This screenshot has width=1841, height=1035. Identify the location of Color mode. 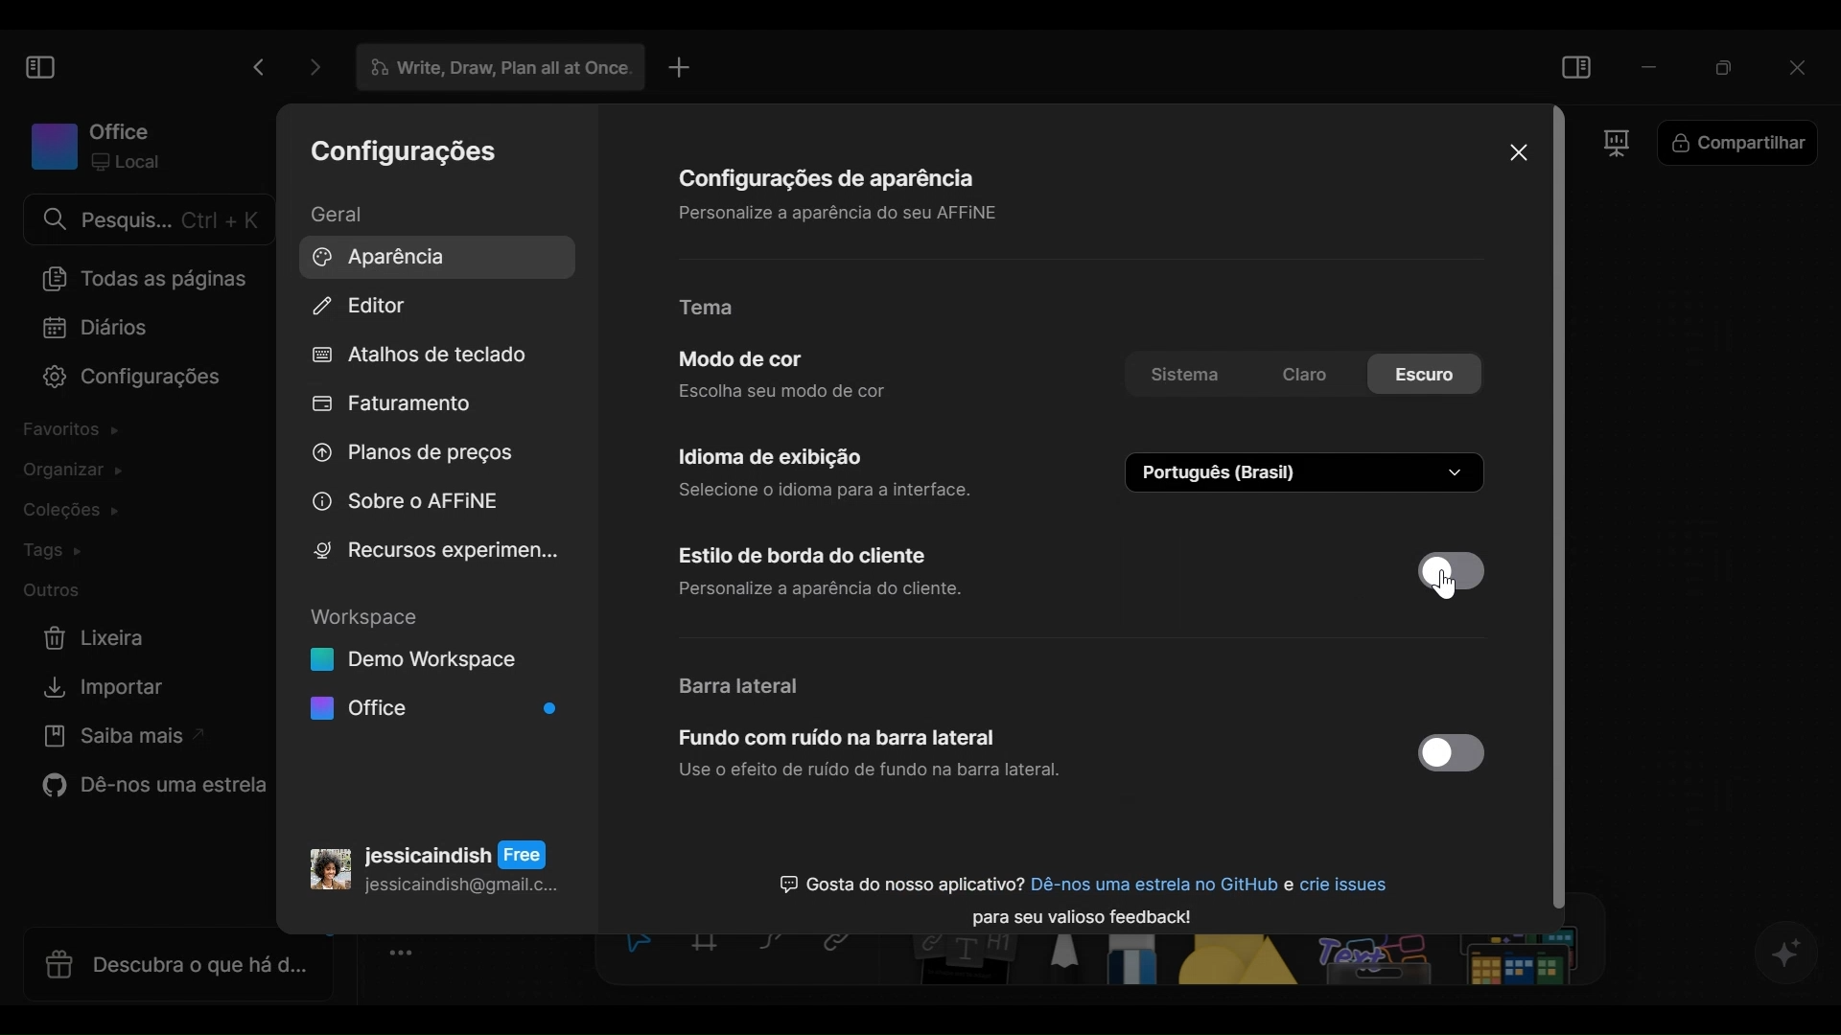
(787, 374).